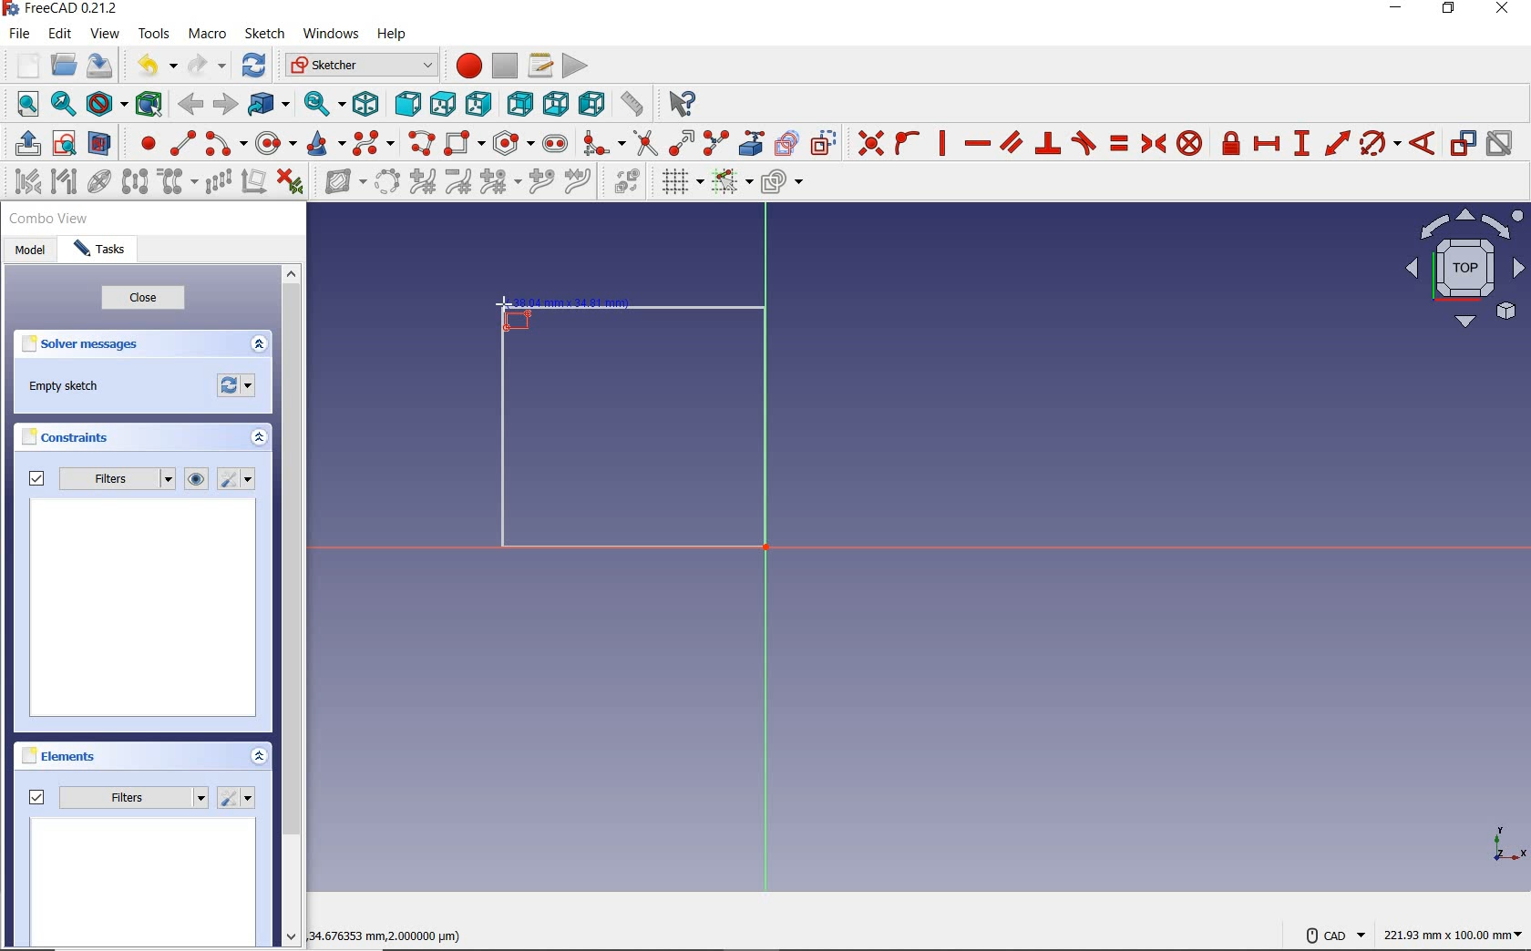 The height and width of the screenshot is (951, 1531). Describe the element at coordinates (257, 439) in the screenshot. I see `expand` at that location.